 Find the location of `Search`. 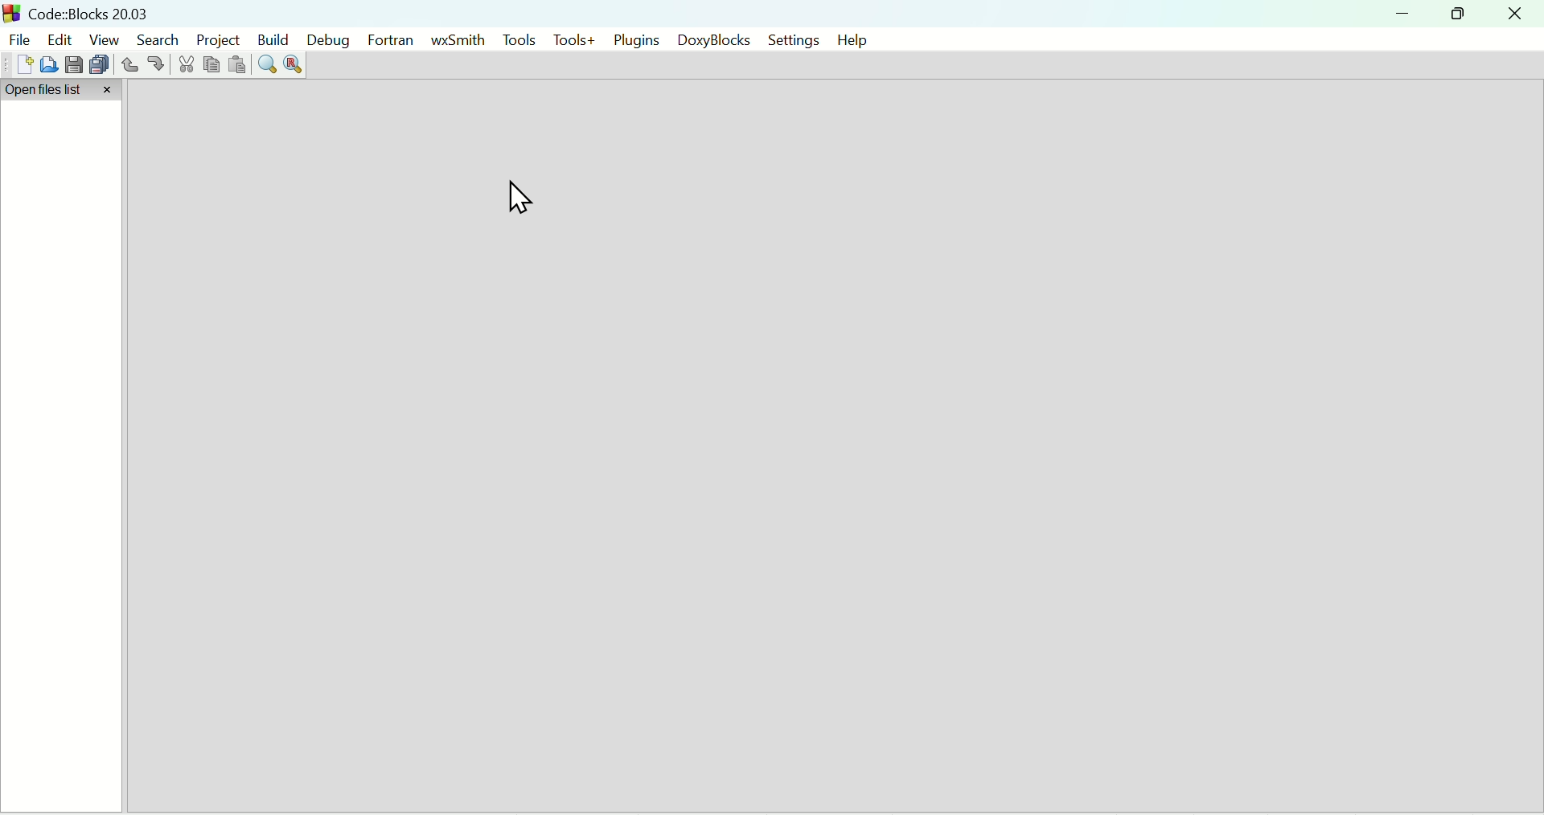

Search is located at coordinates (155, 39).